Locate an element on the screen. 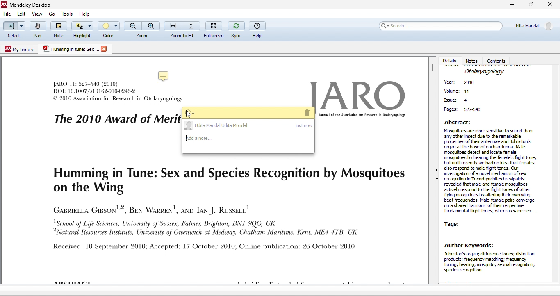  text is located at coordinates (234, 211).